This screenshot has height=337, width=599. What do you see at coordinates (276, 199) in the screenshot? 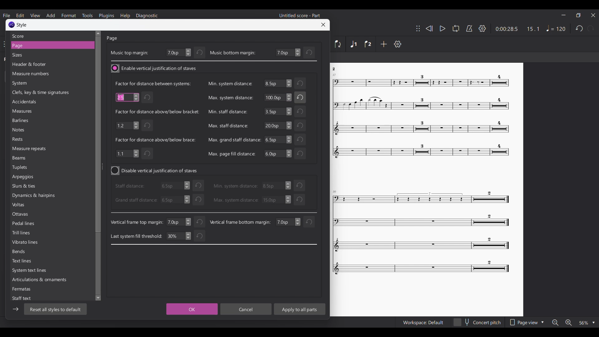
I see `30.0 sp` at bounding box center [276, 199].